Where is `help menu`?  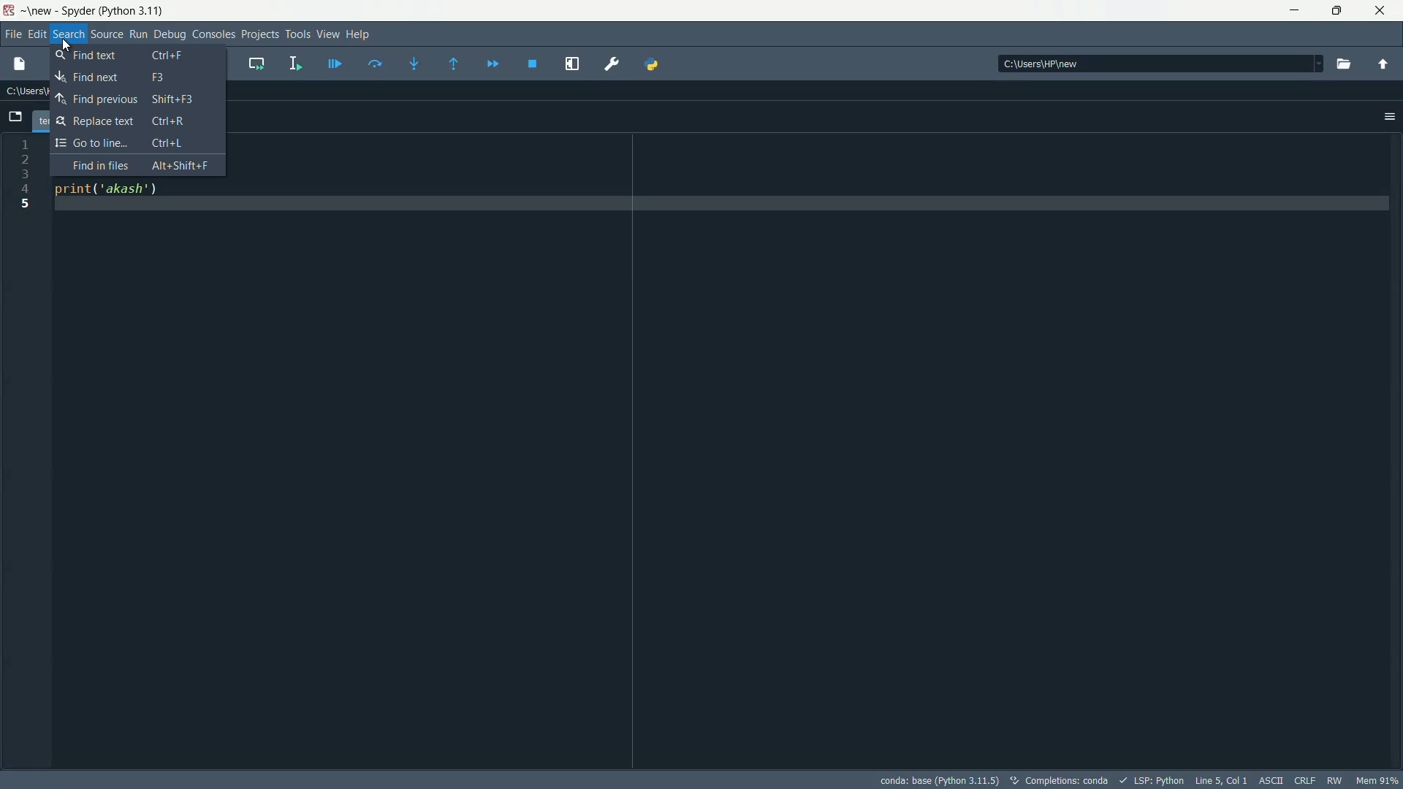
help menu is located at coordinates (362, 34).